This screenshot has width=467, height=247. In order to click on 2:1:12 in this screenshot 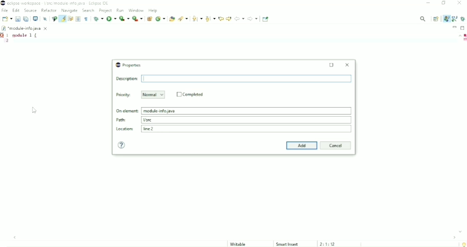, I will do `click(328, 244)`.